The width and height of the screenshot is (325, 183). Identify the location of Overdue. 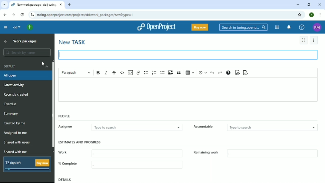
(10, 104).